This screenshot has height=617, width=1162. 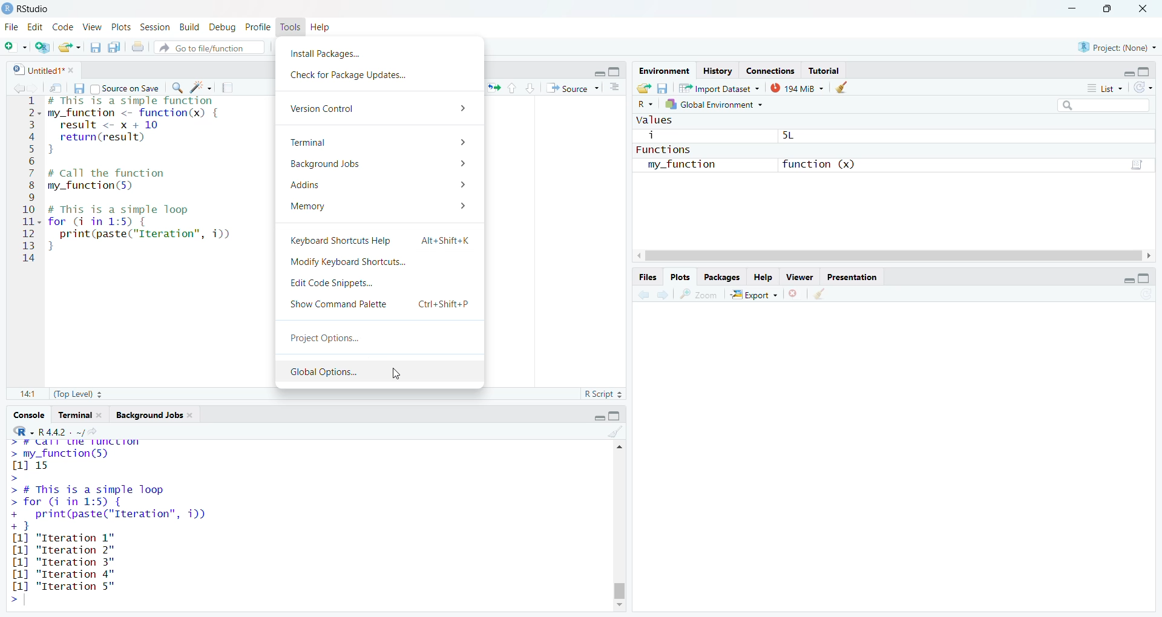 I want to click on plots, so click(x=120, y=26).